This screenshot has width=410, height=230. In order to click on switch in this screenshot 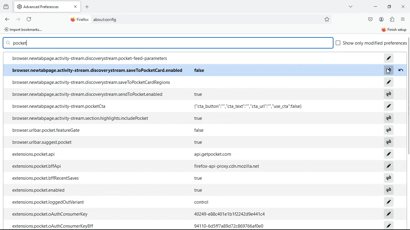, I will do `click(389, 190)`.